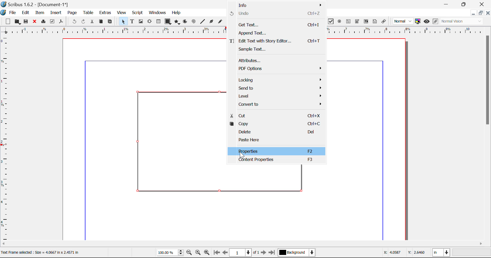 The width and height of the screenshot is (491, 258). I want to click on Measurement Units, so click(442, 253).